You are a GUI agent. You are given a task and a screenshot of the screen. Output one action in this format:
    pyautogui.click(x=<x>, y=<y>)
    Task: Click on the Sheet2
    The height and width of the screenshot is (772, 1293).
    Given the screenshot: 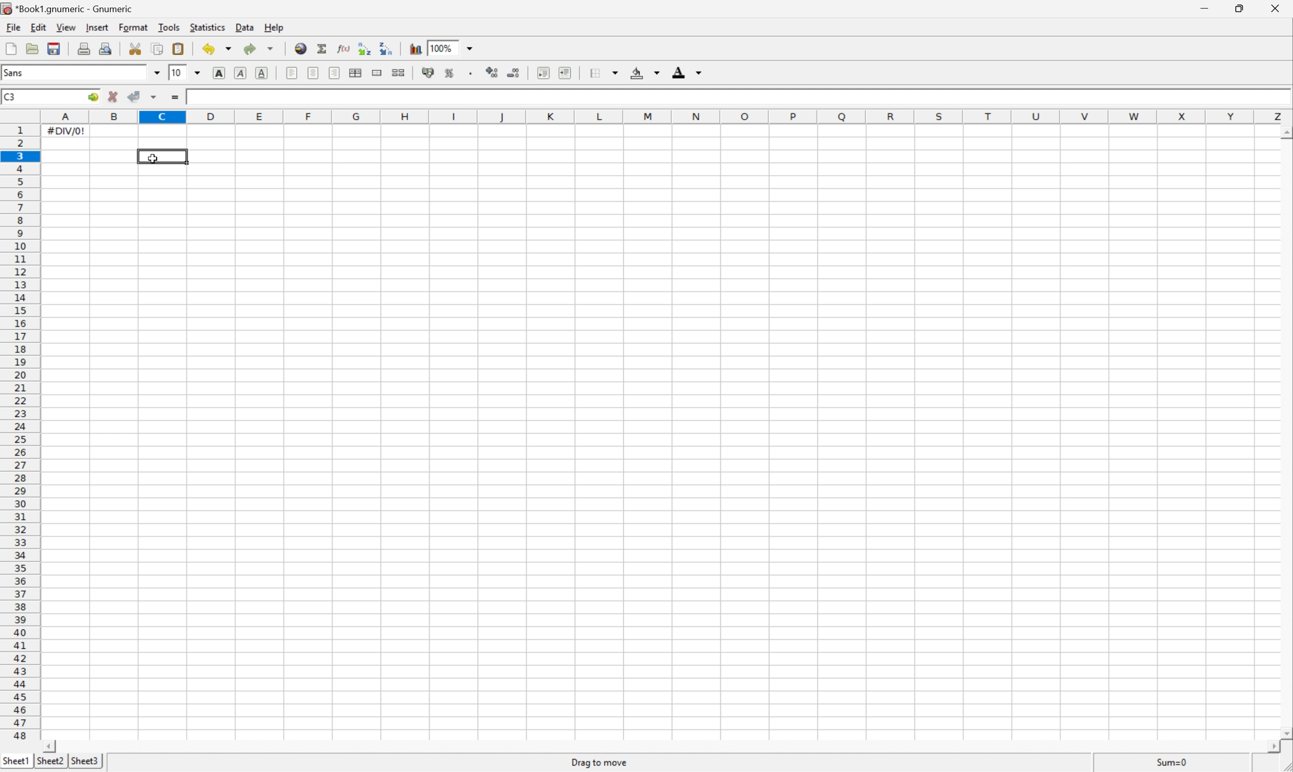 What is the action you would take?
    pyautogui.click(x=50, y=762)
    